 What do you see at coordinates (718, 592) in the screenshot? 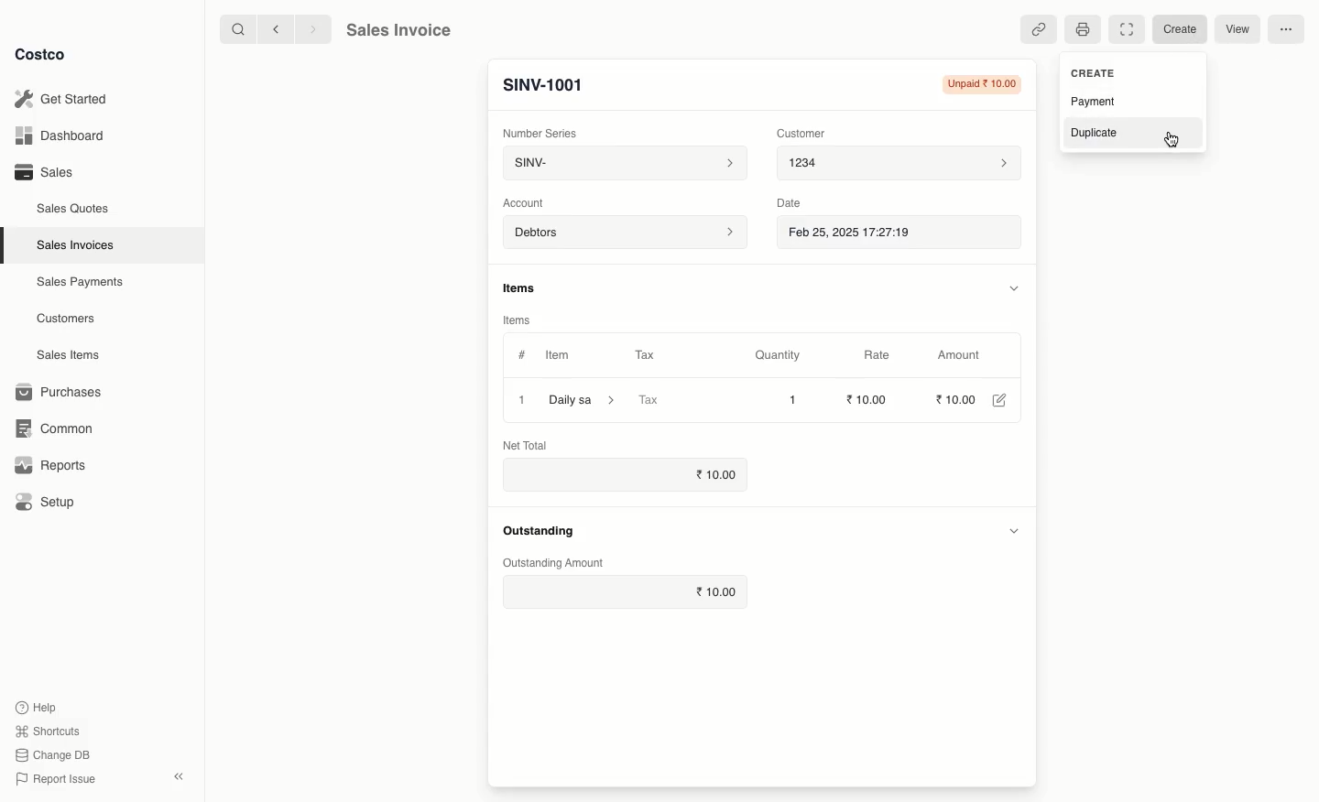
I see `10.00` at bounding box center [718, 592].